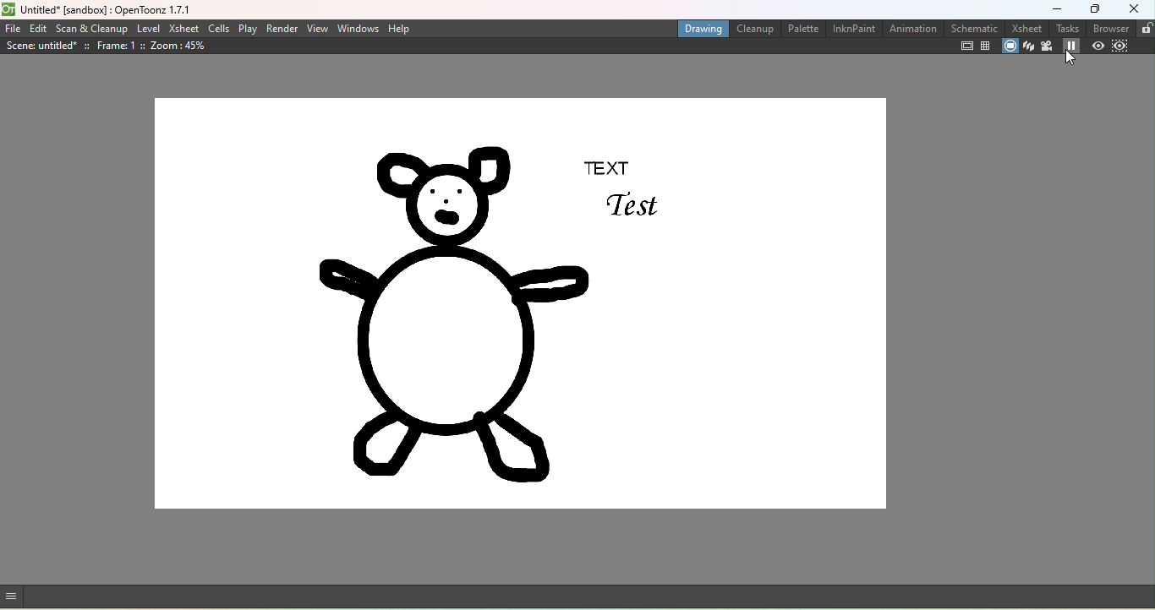 The width and height of the screenshot is (1155, 610). I want to click on Cleanup, so click(754, 29).